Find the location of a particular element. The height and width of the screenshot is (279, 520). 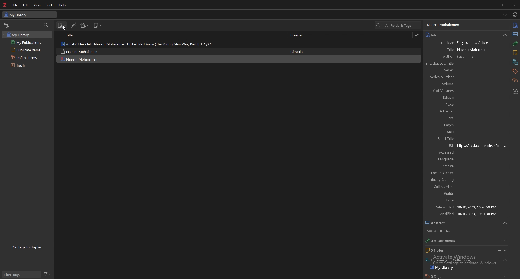

url input is located at coordinates (484, 145).